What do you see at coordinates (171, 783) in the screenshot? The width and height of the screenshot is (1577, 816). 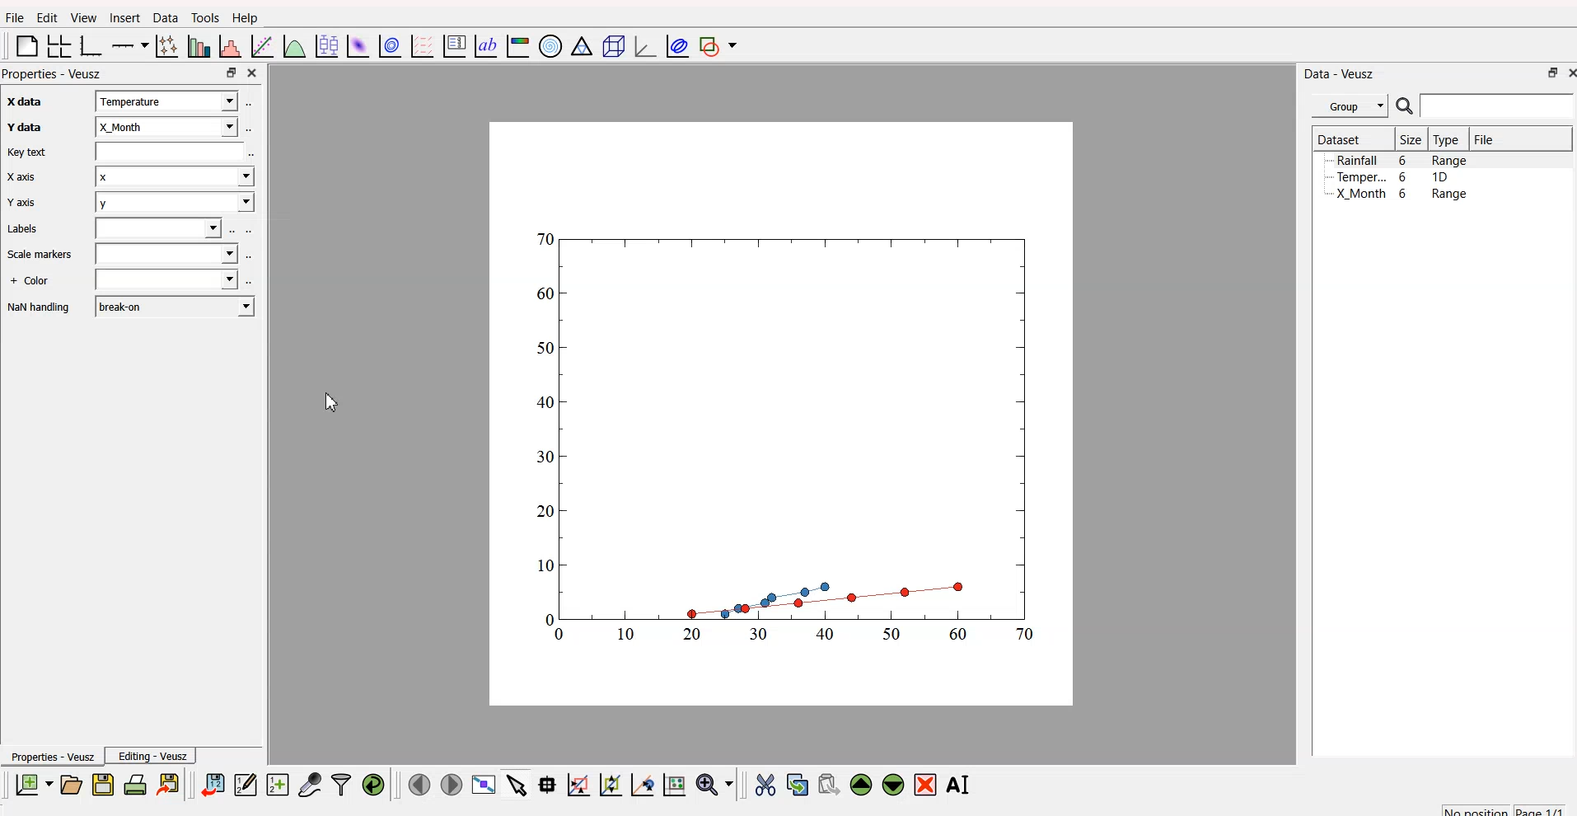 I see `export to graphics format` at bounding box center [171, 783].